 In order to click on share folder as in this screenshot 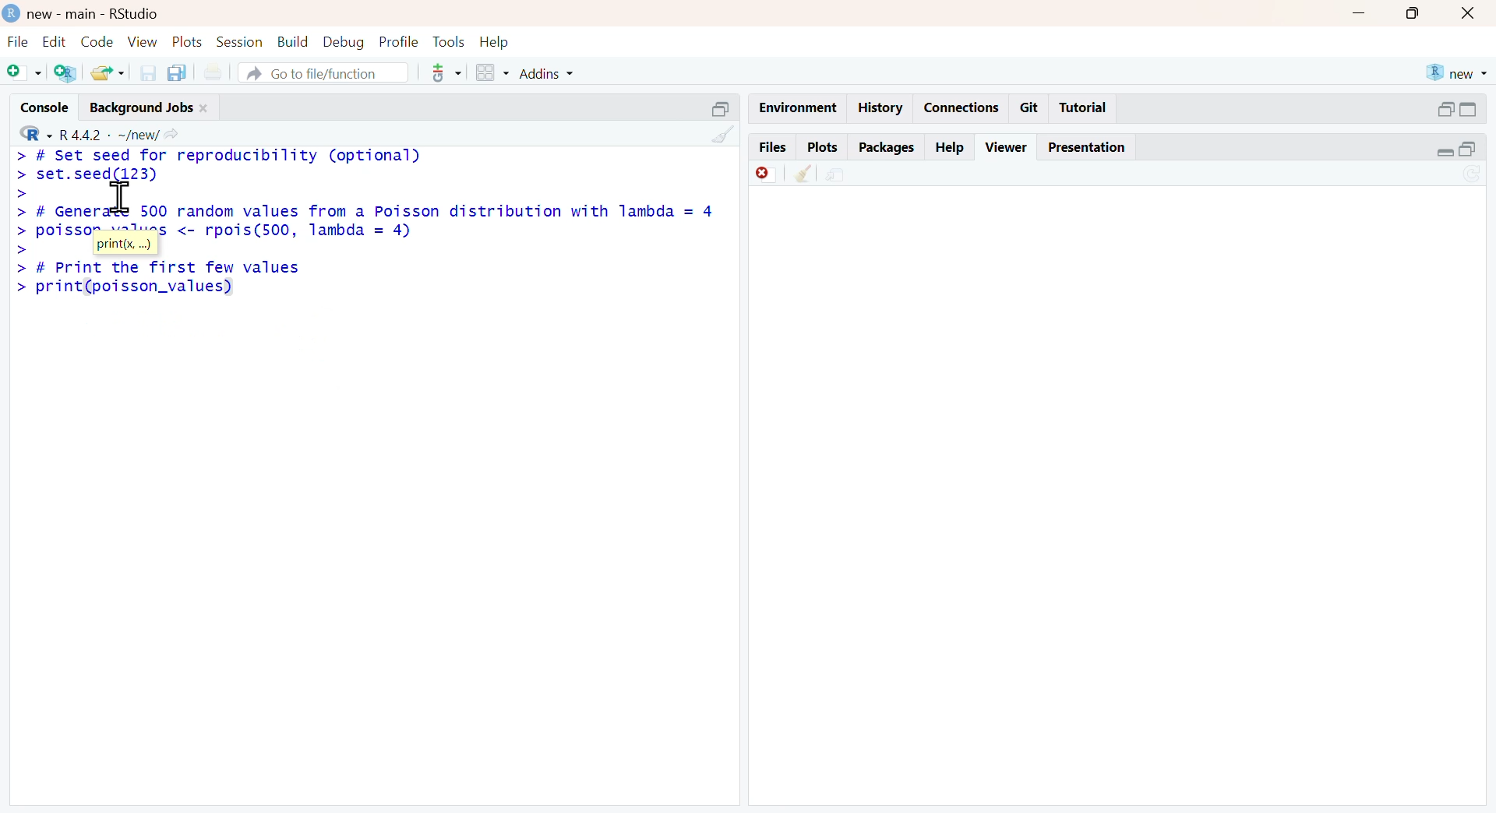, I will do `click(109, 72)`.